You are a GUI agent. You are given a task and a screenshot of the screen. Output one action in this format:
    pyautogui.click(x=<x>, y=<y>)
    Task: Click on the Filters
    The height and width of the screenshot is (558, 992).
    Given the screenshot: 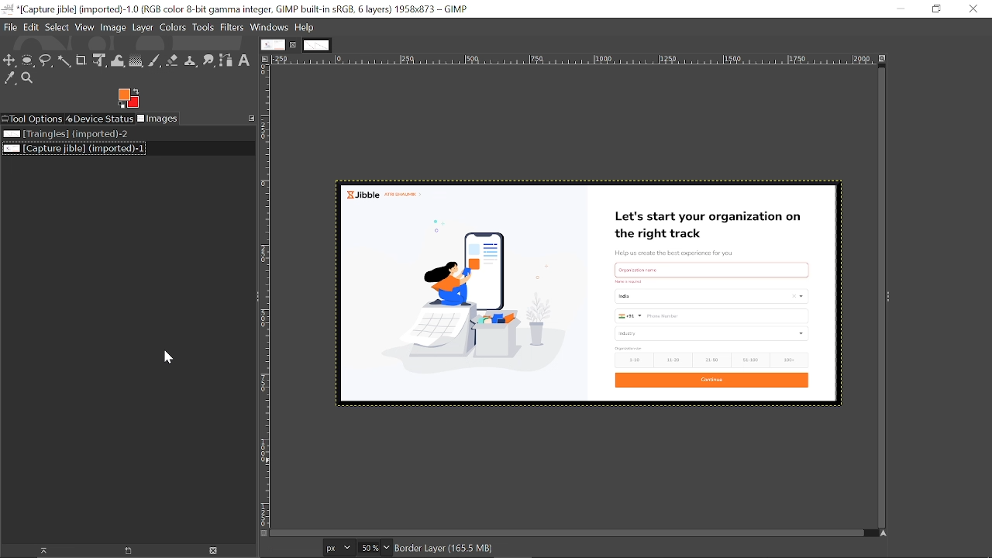 What is the action you would take?
    pyautogui.click(x=232, y=27)
    